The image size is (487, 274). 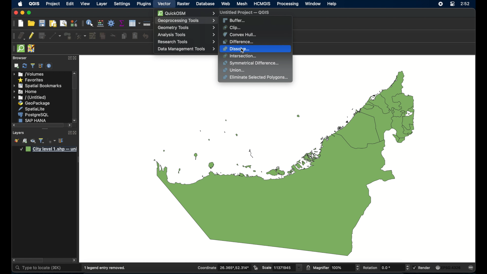 What do you see at coordinates (70, 126) in the screenshot?
I see `scroll right arrow` at bounding box center [70, 126].